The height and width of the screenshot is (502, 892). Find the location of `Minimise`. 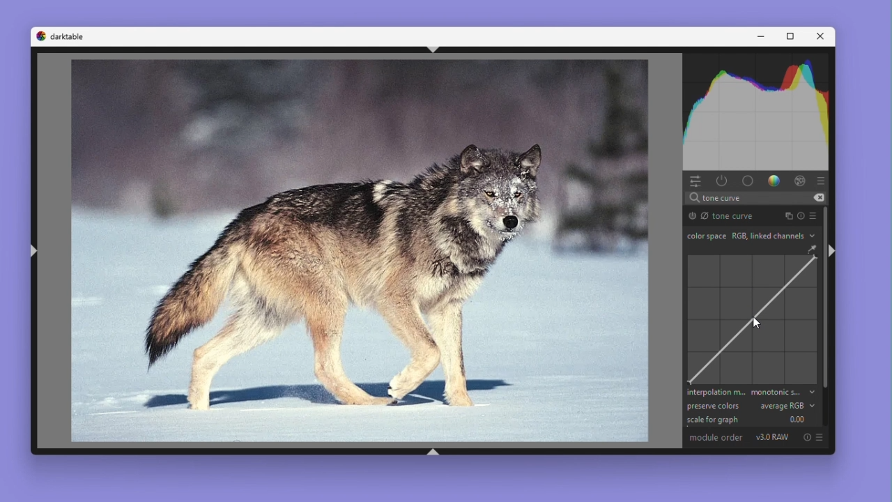

Minimise is located at coordinates (760, 36).